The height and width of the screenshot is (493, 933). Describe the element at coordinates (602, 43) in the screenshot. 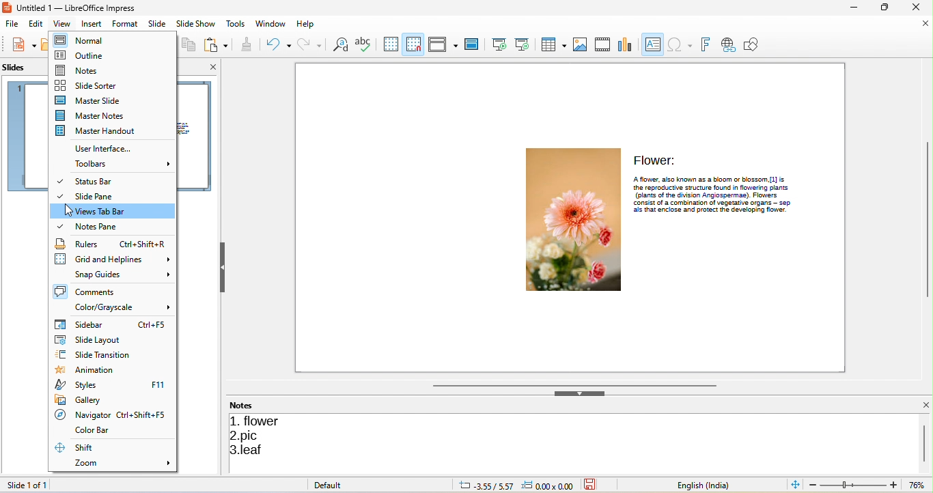

I see `video/audio` at that location.